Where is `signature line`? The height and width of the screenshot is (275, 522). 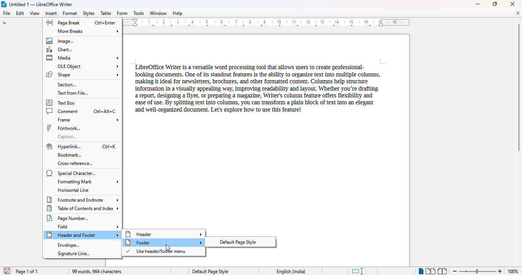
signature line is located at coordinates (73, 254).